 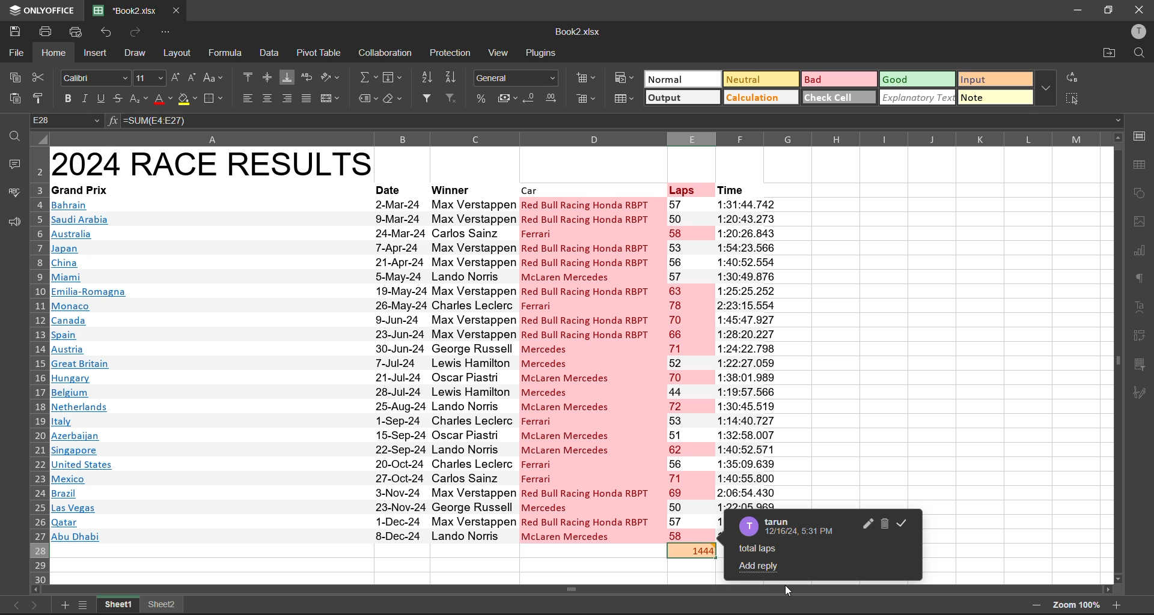 What do you see at coordinates (623, 121) in the screenshot?
I see `formula bar` at bounding box center [623, 121].